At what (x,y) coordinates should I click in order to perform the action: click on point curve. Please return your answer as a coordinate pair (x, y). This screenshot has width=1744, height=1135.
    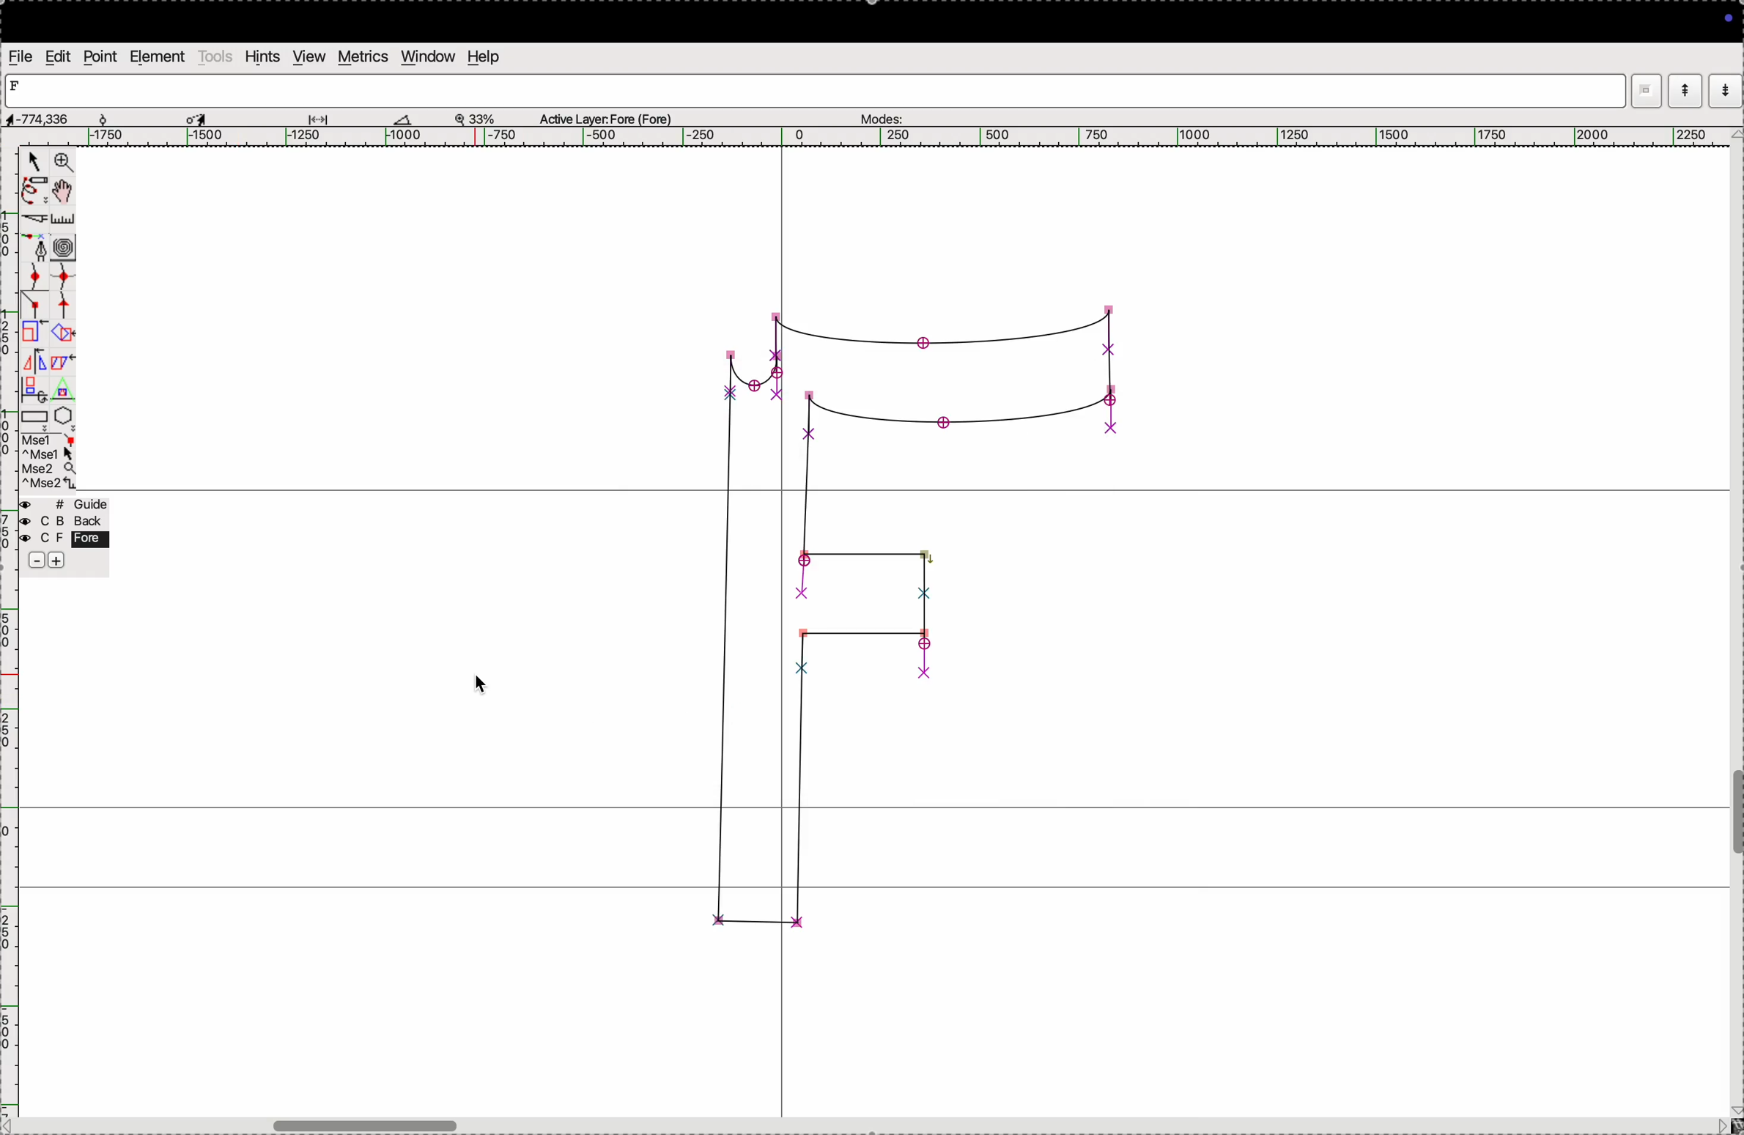
    Looking at the image, I should click on (37, 277).